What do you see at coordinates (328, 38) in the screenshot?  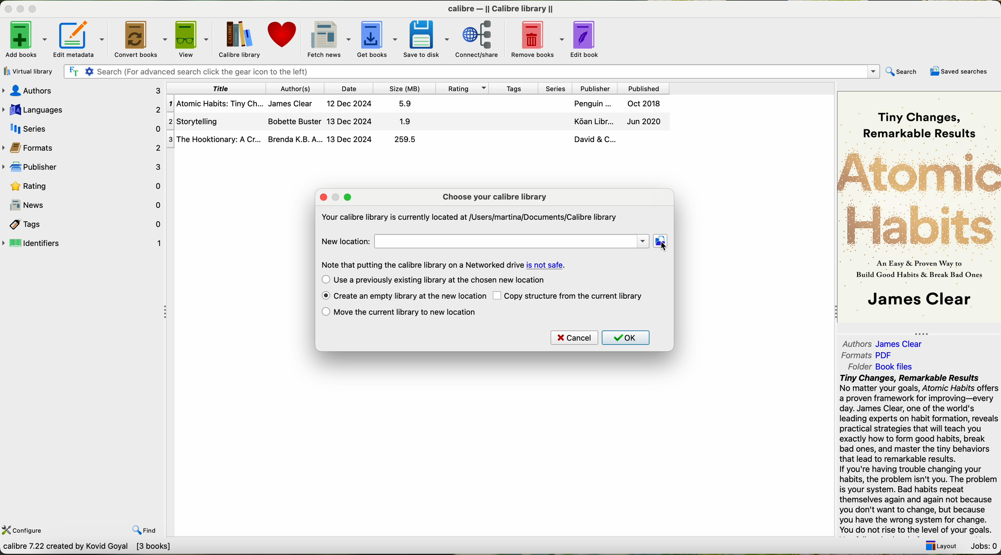 I see `fetch news` at bounding box center [328, 38].